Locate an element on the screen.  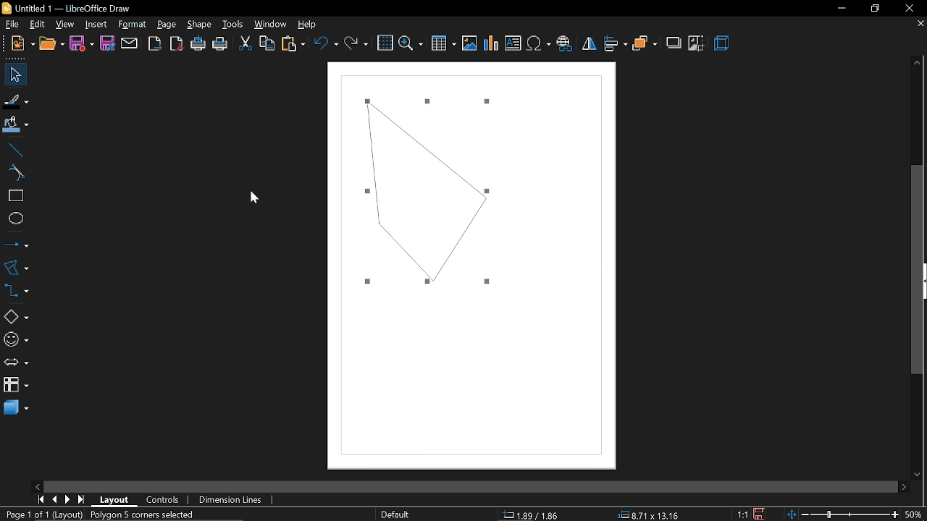
insert table is located at coordinates (443, 43).